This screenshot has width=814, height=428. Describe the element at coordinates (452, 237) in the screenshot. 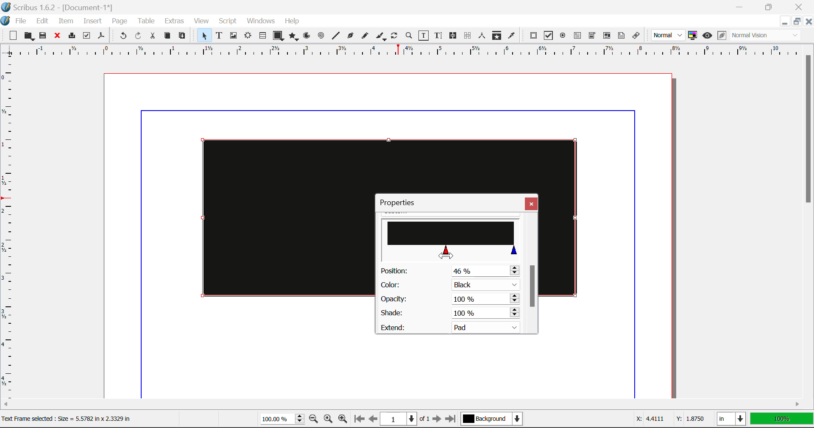

I see `Gradient Slider` at that location.